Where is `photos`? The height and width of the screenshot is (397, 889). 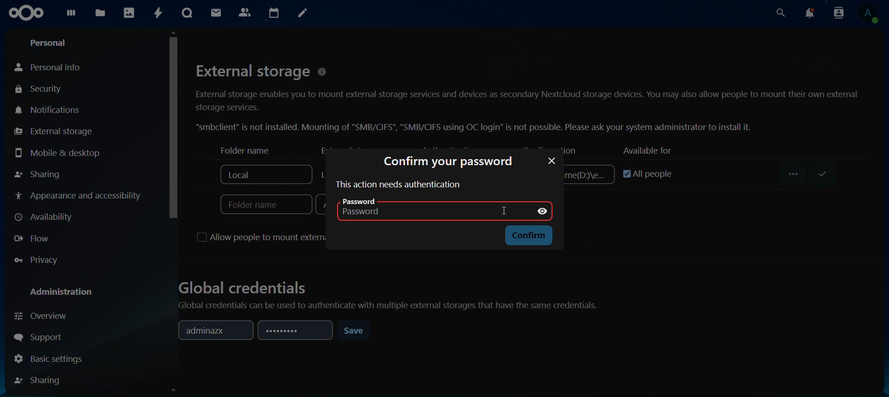
photos is located at coordinates (130, 13).